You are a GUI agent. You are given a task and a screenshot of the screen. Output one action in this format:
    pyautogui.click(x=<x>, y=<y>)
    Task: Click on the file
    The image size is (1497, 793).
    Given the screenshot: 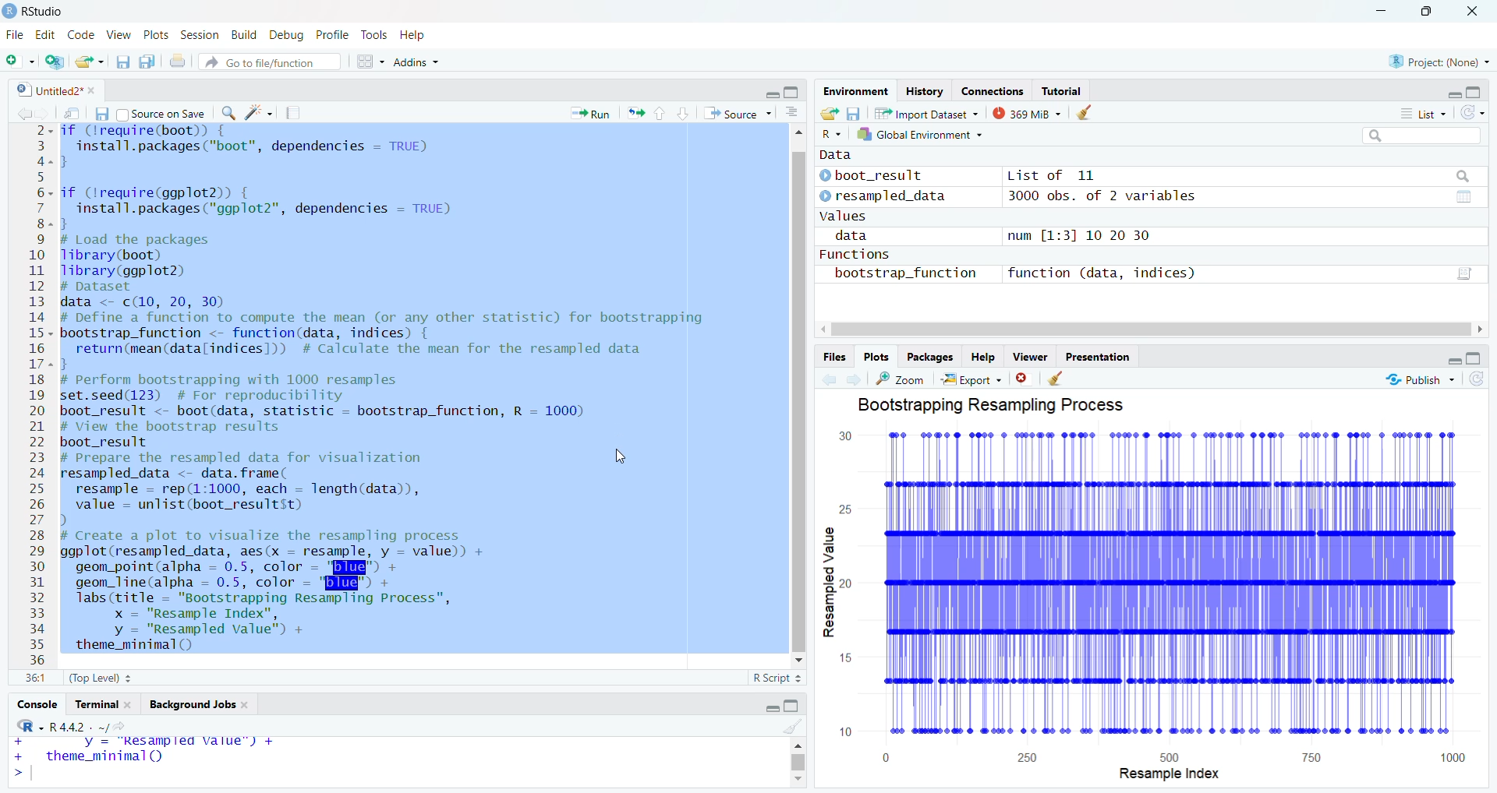 What is the action you would take?
    pyautogui.click(x=13, y=33)
    